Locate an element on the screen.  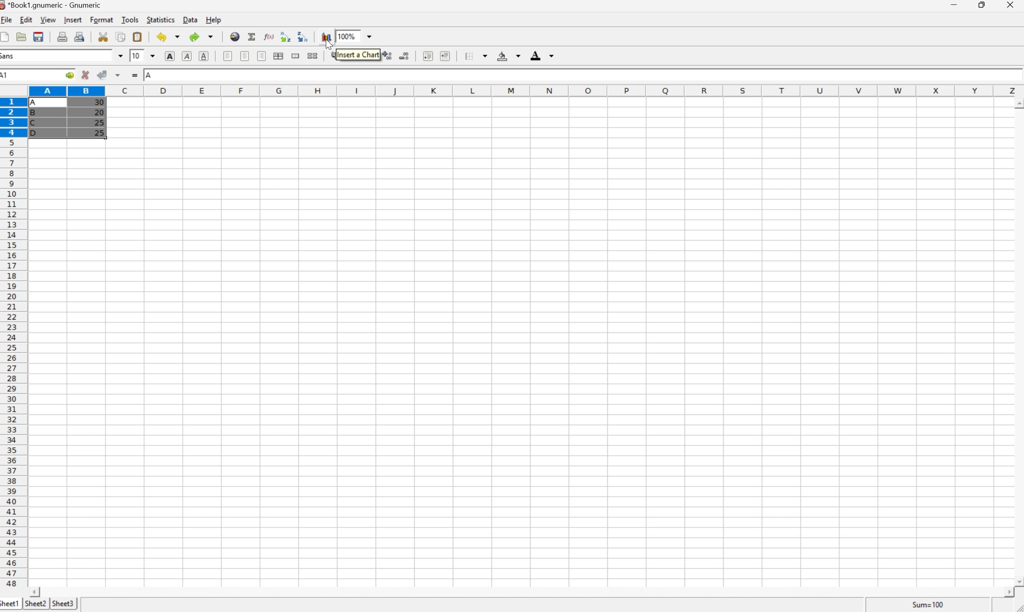
Data is located at coordinates (190, 20).